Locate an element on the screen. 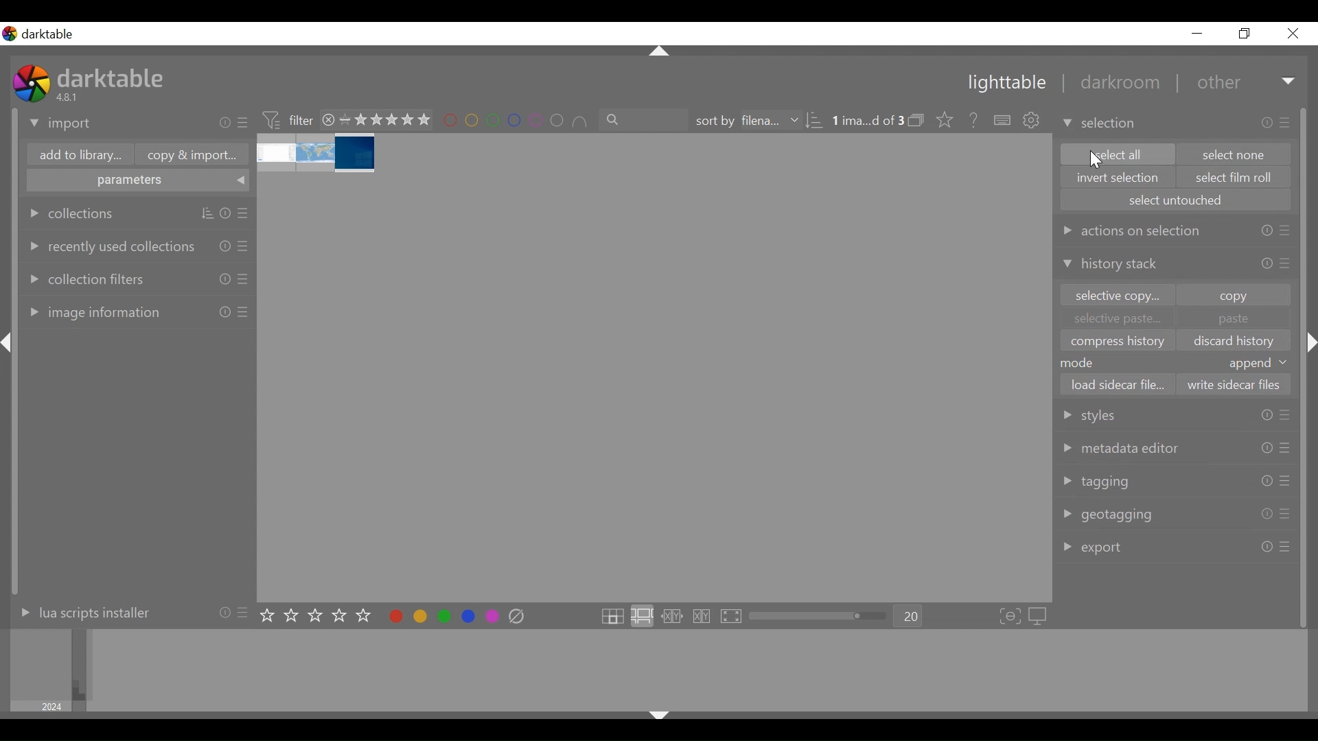 The image size is (1318, 741). set display profile is located at coordinates (1039, 616).